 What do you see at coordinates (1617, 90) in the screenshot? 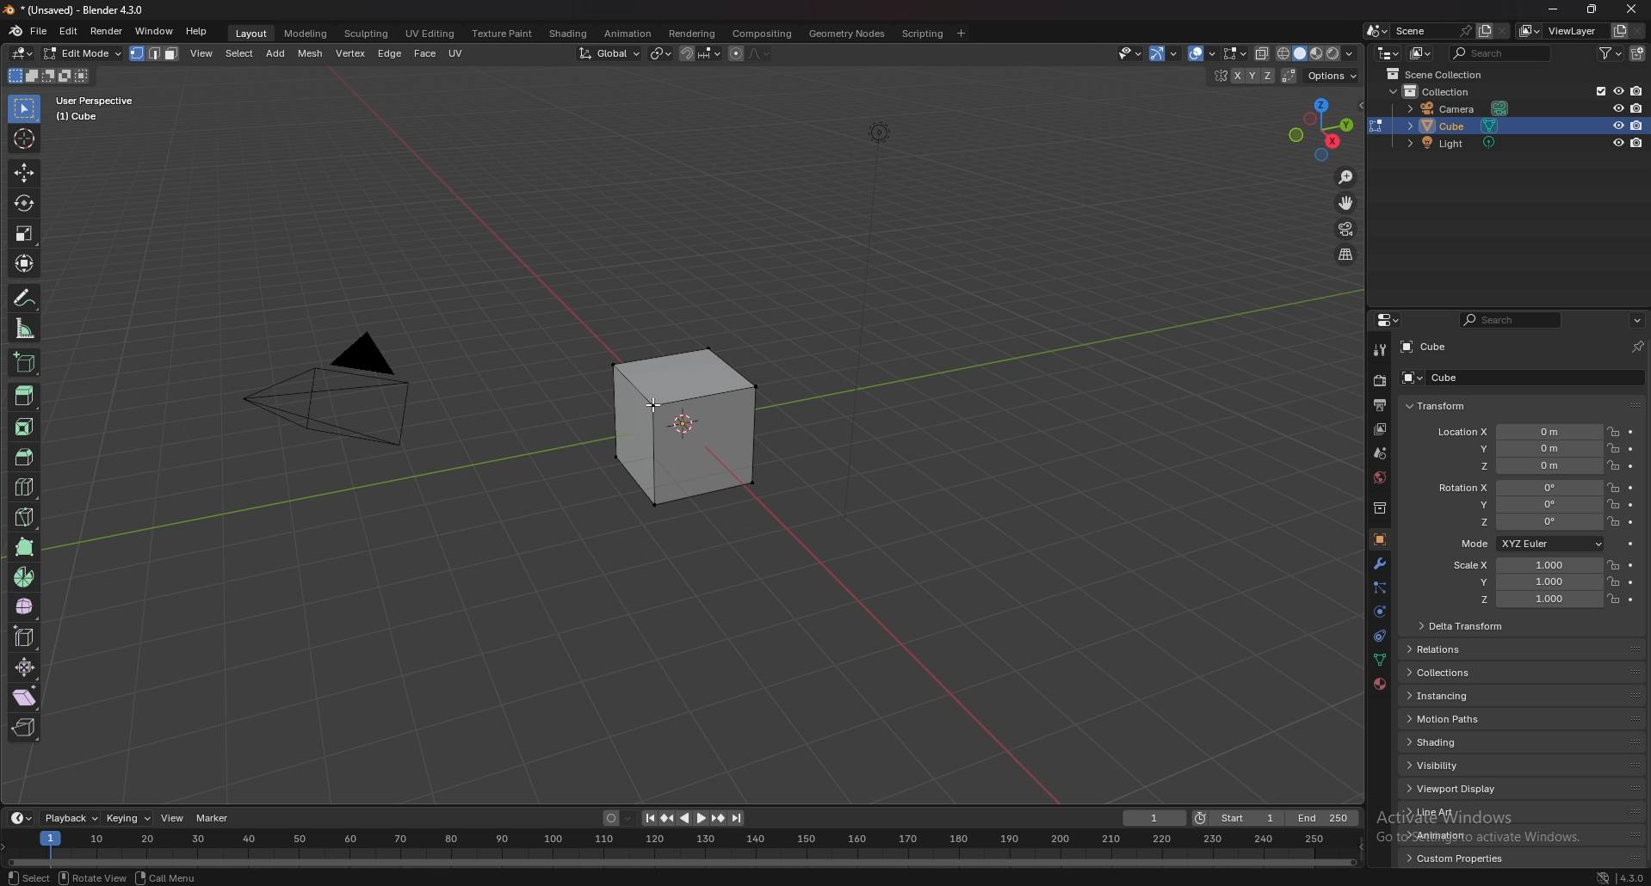
I see `hide in viewport` at bounding box center [1617, 90].